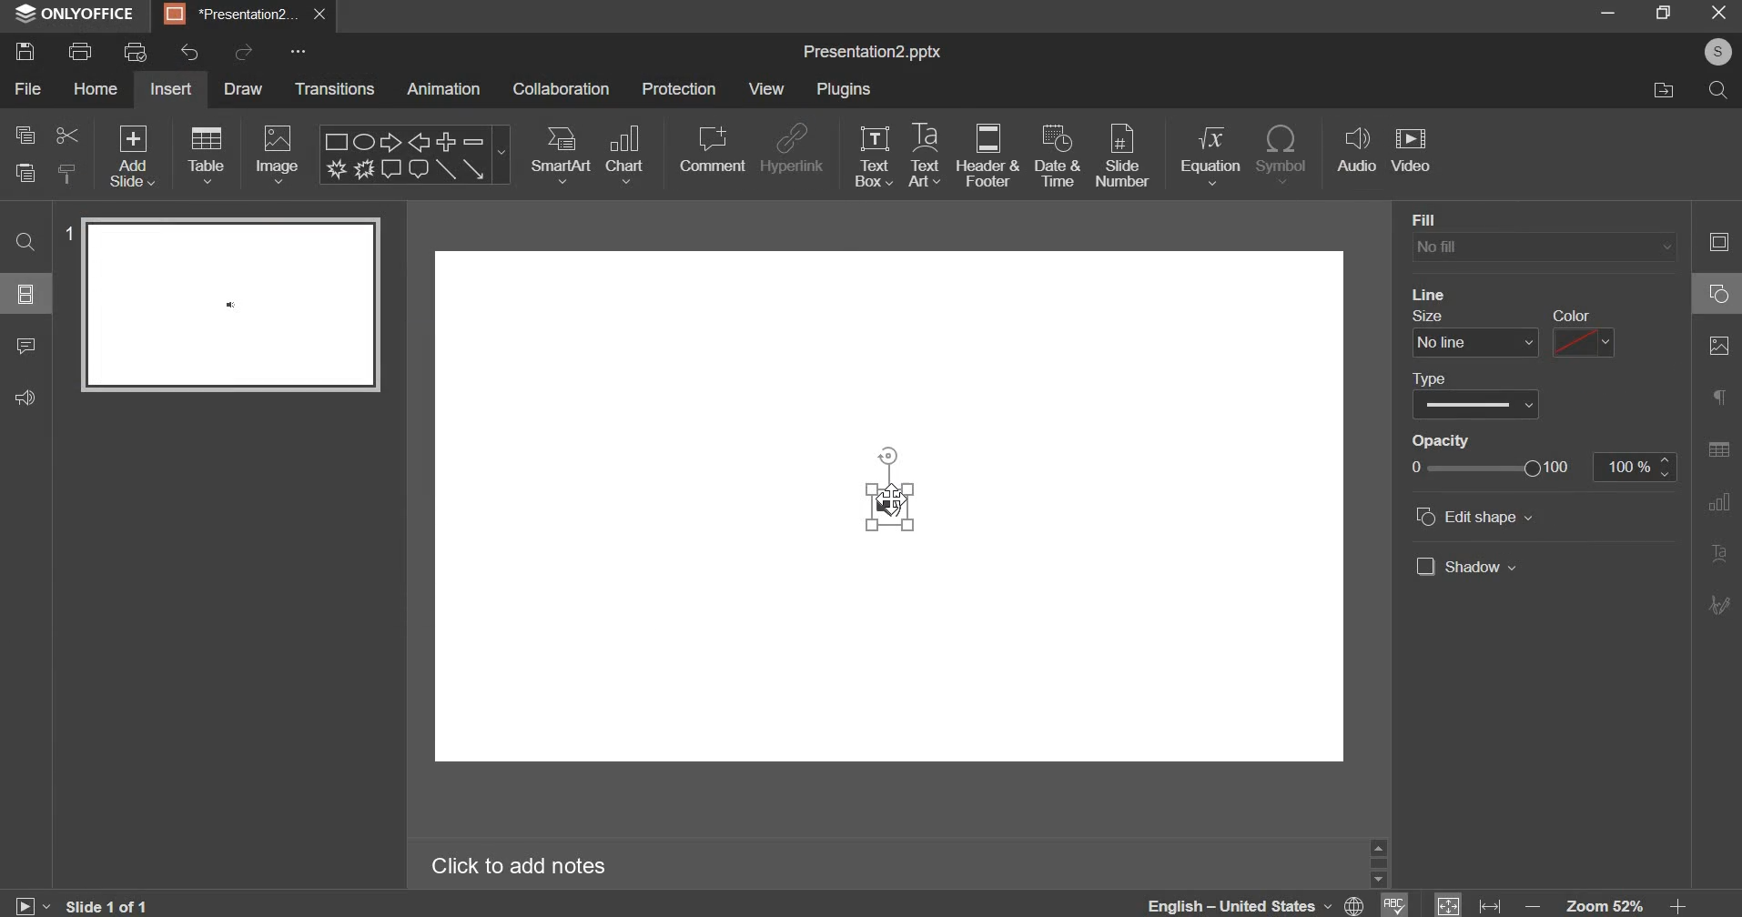  What do you see at coordinates (992, 156) in the screenshot?
I see `header & footer` at bounding box center [992, 156].